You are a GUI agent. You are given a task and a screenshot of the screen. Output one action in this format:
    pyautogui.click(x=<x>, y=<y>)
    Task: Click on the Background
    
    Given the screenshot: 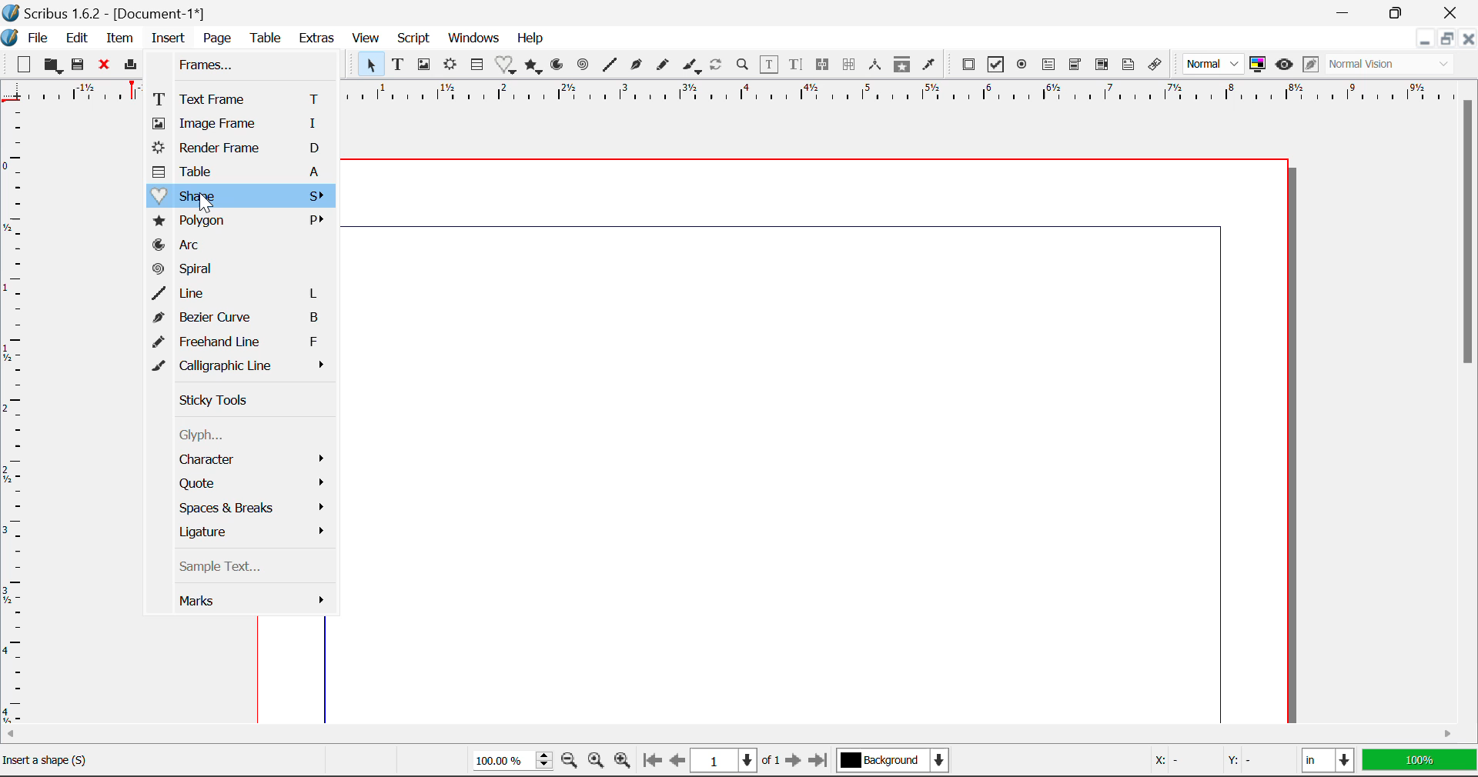 What is the action you would take?
    pyautogui.click(x=895, y=762)
    